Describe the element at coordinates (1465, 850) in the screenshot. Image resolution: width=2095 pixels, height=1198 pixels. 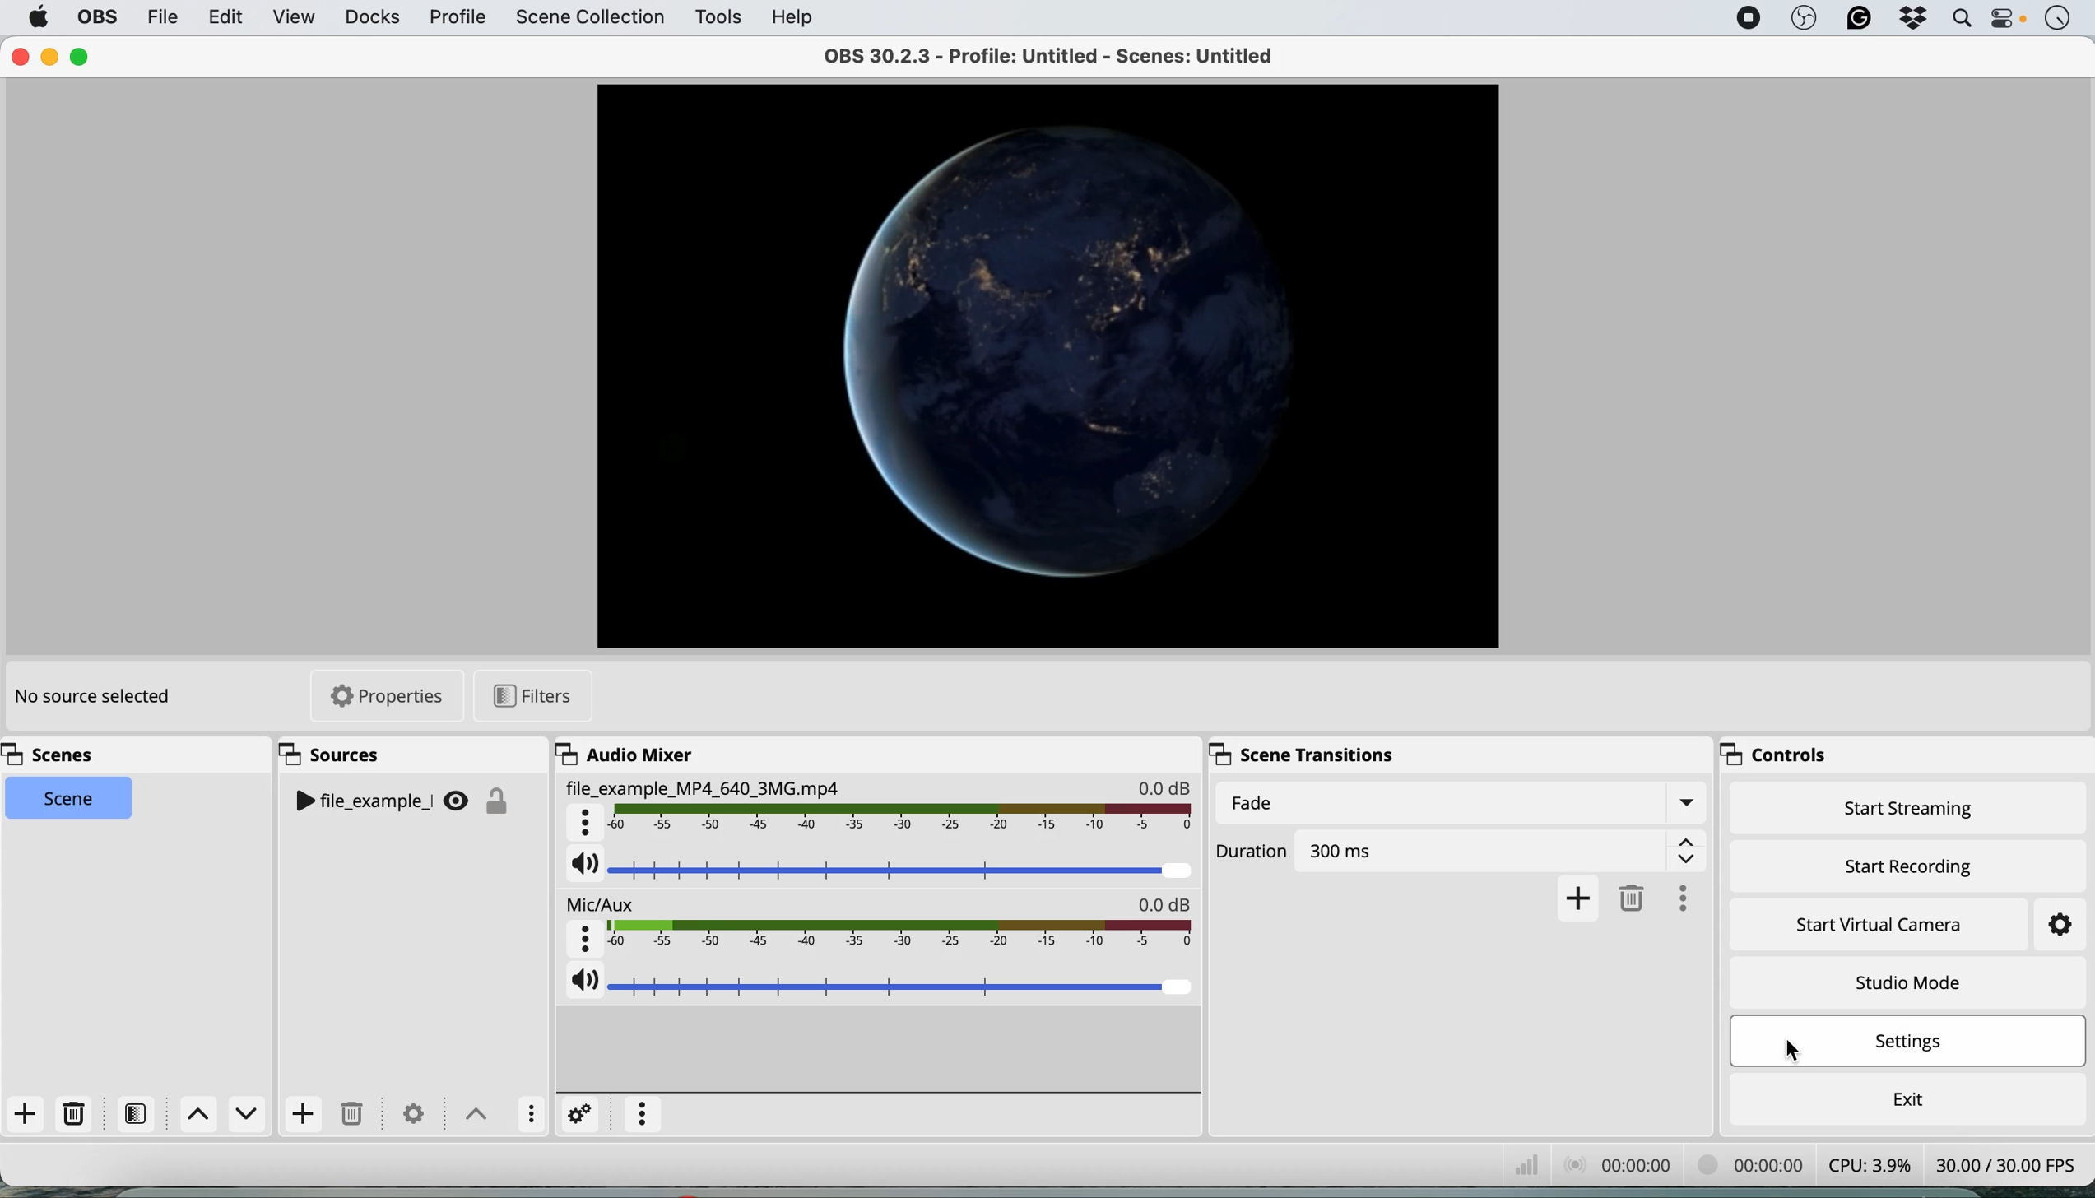
I see `transition duration` at that location.